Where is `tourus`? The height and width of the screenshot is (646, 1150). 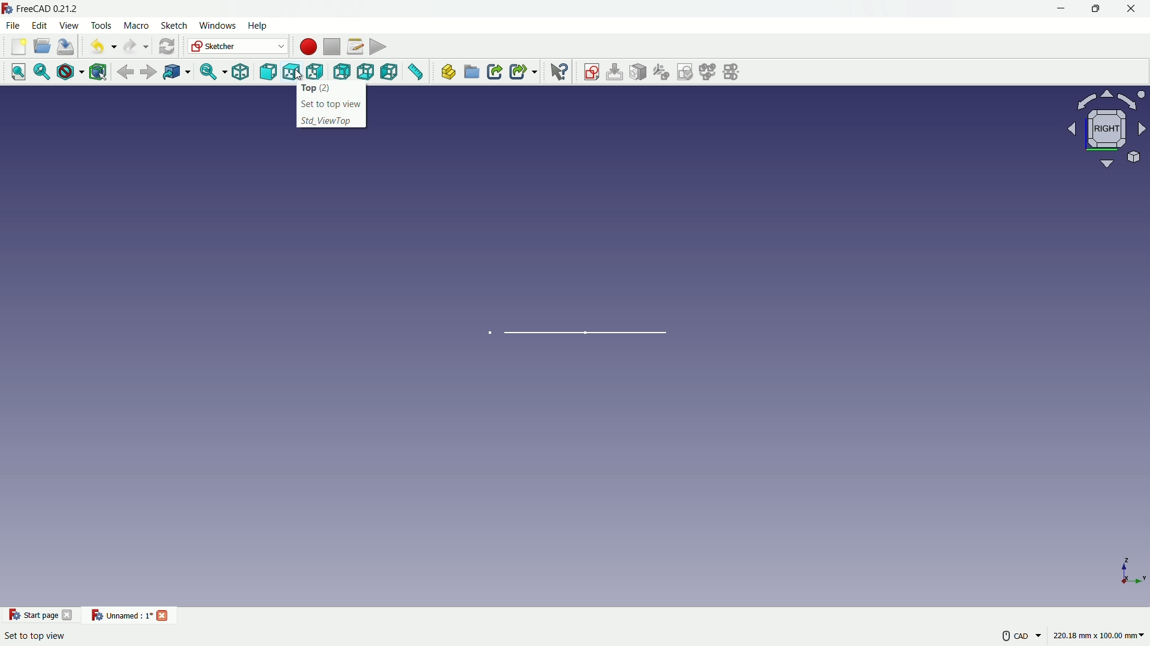 tourus is located at coordinates (1129, 574).